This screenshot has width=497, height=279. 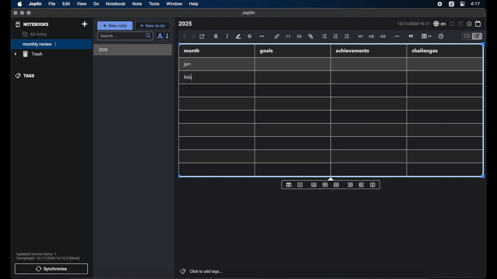 What do you see at coordinates (188, 77) in the screenshot?
I see `feb` at bounding box center [188, 77].